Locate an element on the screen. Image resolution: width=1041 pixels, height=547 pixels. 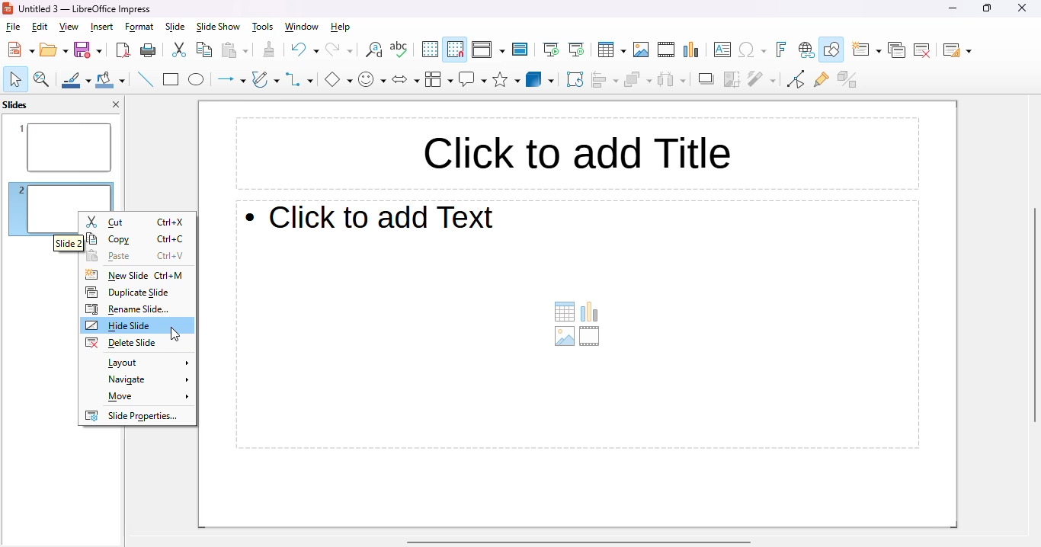
delete slide is located at coordinates (922, 50).